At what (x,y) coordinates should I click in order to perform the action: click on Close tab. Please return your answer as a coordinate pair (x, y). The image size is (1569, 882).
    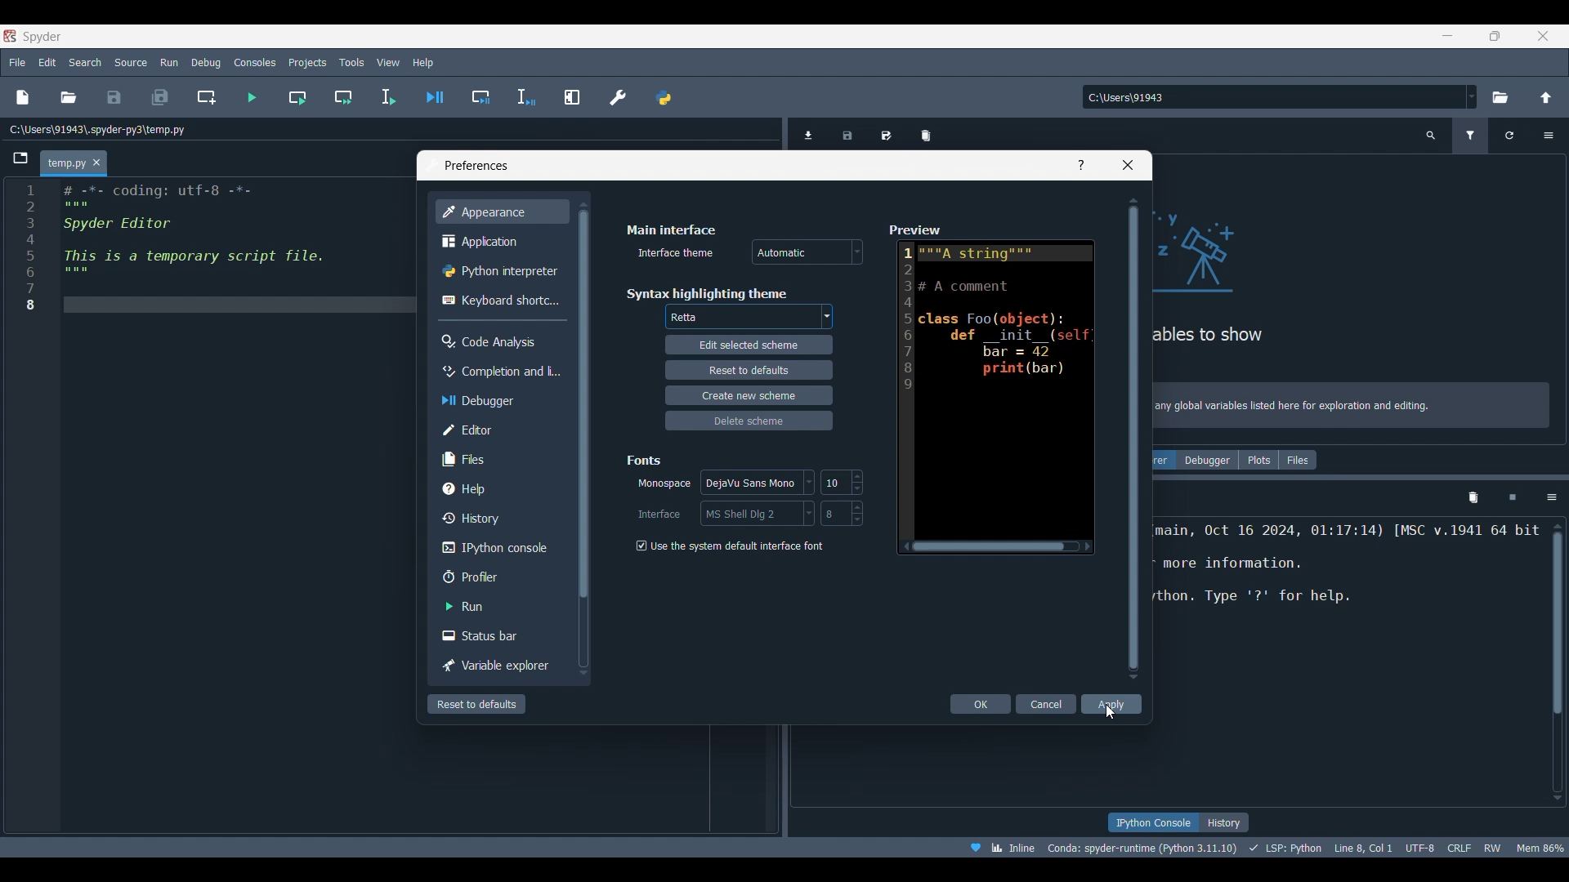
    Looking at the image, I should click on (96, 163).